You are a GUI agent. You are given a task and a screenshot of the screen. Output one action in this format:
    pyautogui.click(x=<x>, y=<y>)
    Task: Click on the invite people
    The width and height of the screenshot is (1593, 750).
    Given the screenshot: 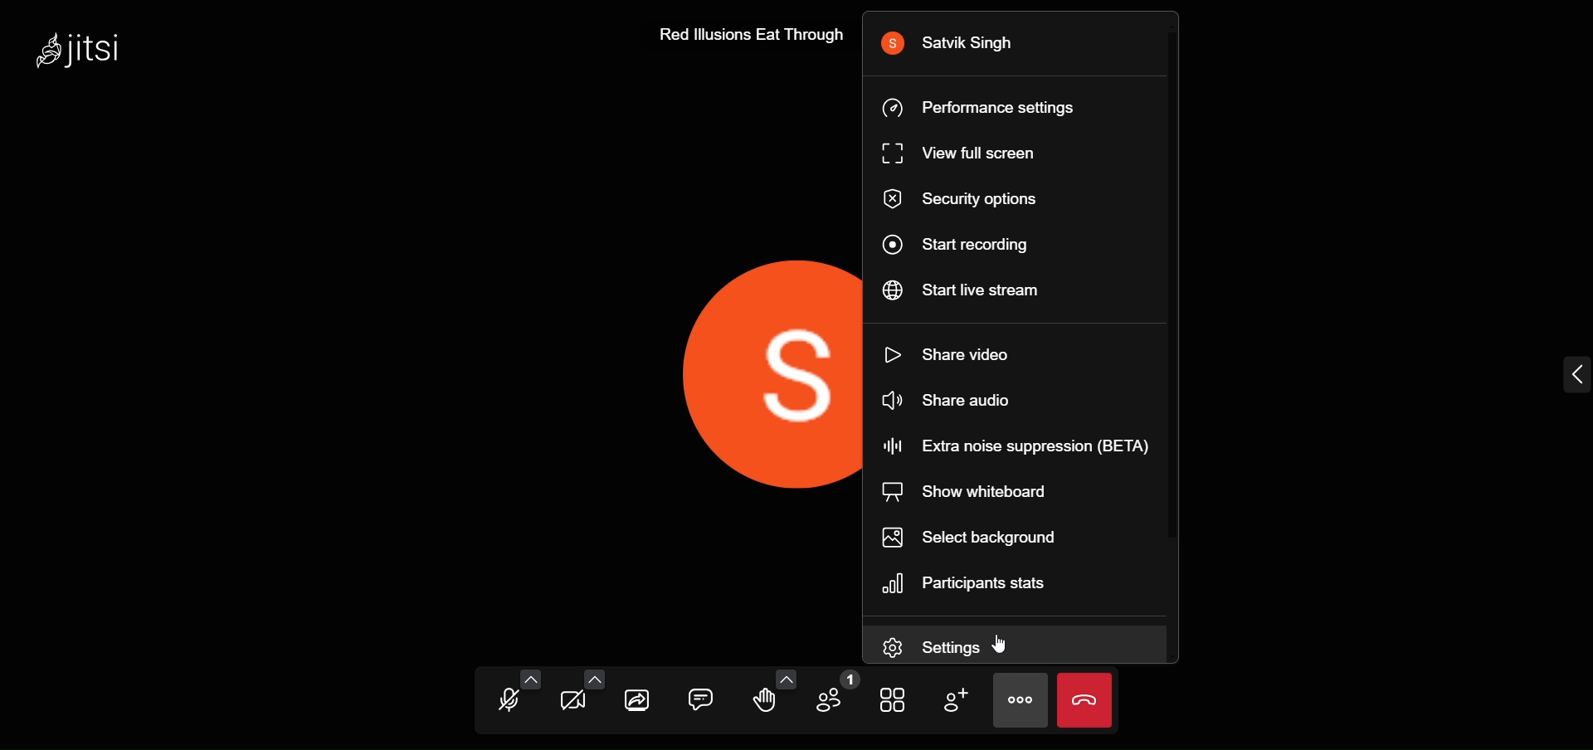 What is the action you would take?
    pyautogui.click(x=955, y=699)
    